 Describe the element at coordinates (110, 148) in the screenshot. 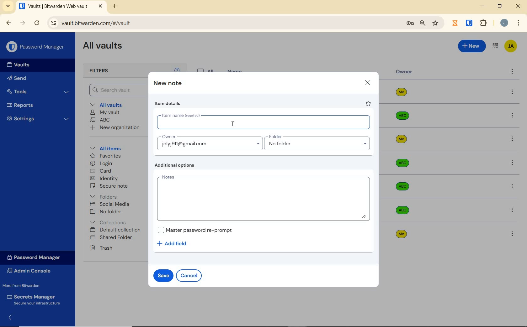

I see `All items` at that location.